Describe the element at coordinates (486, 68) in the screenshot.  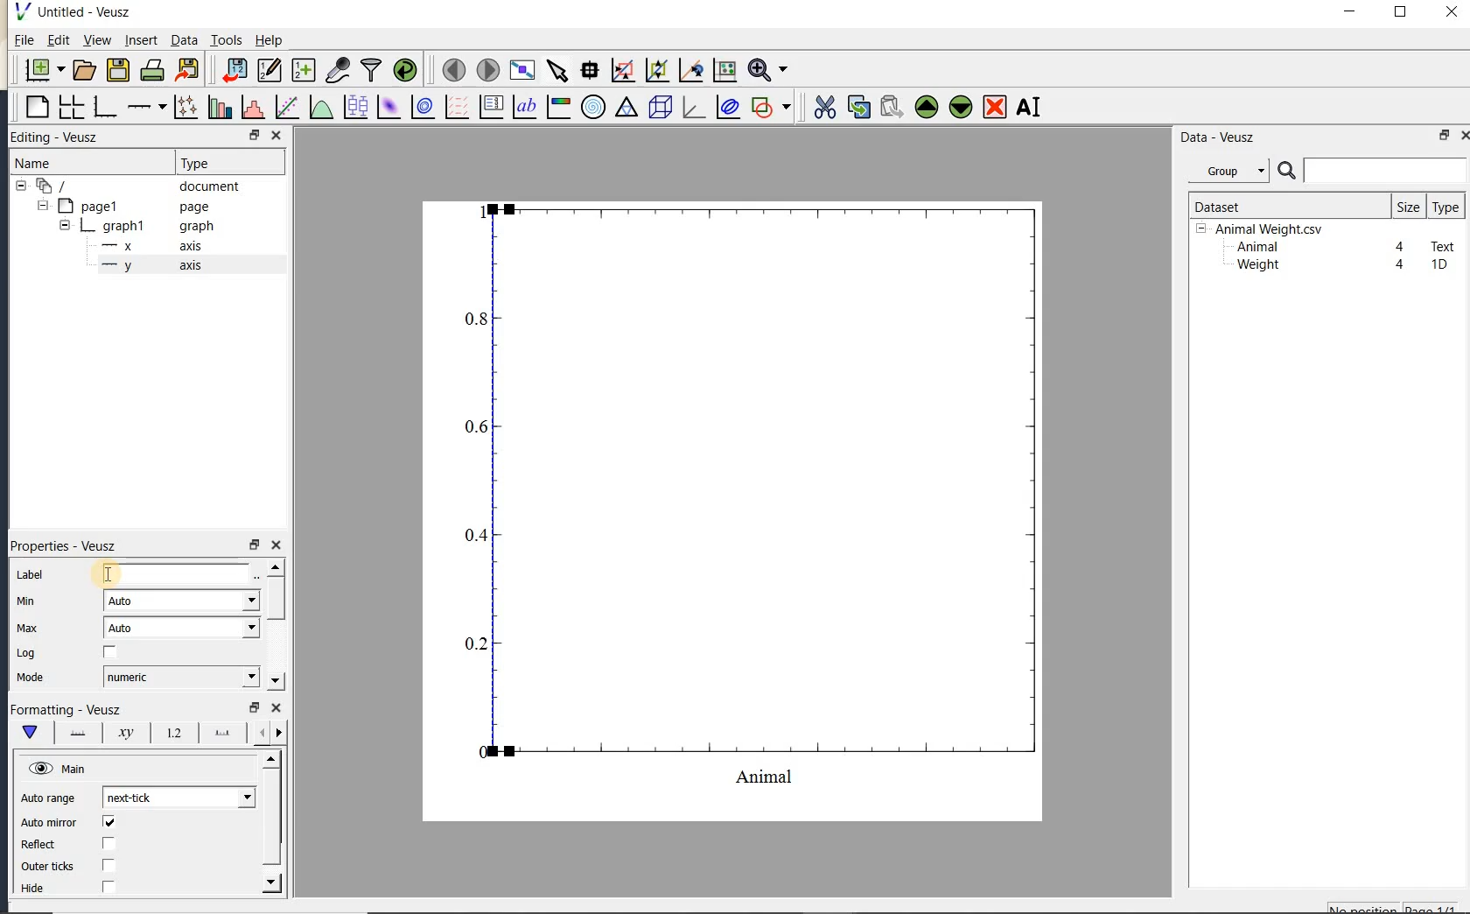
I see `move to the next page` at that location.